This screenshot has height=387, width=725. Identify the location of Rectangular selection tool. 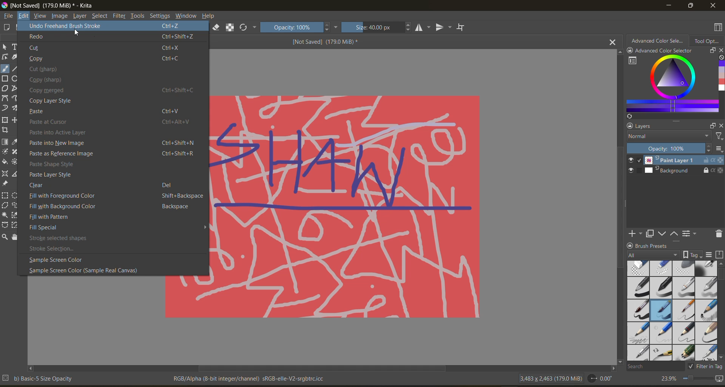
(5, 195).